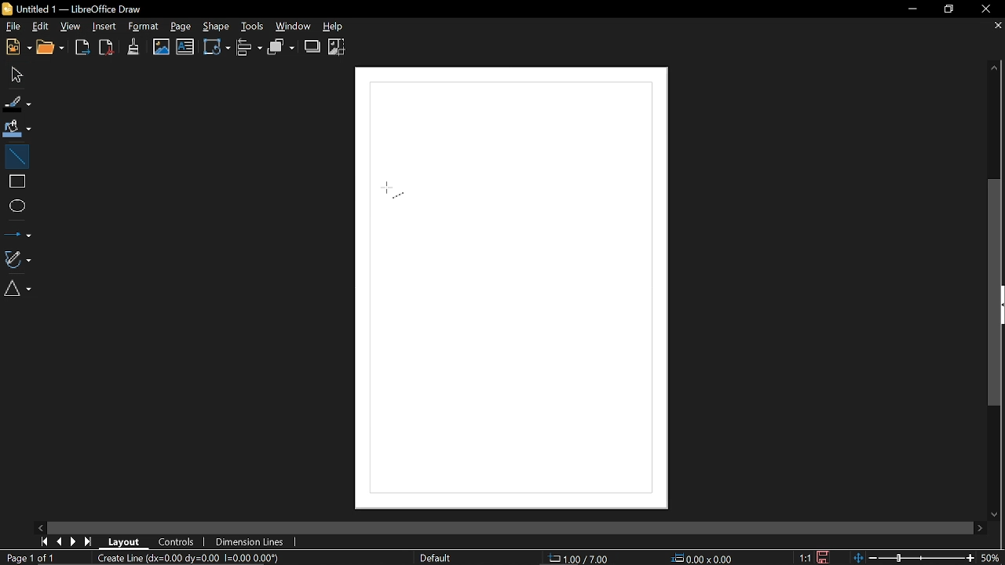  Describe the element at coordinates (992, 558) in the screenshot. I see `Current zoom` at that location.